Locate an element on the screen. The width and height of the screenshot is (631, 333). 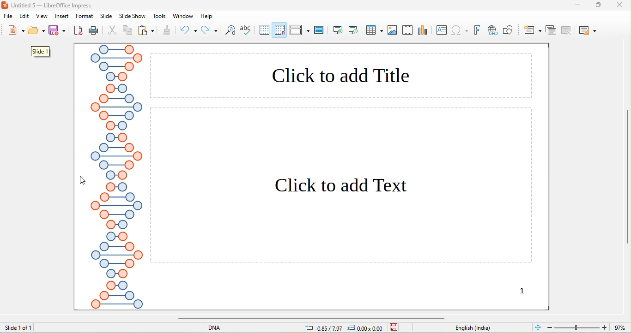
slideshow is located at coordinates (132, 17).